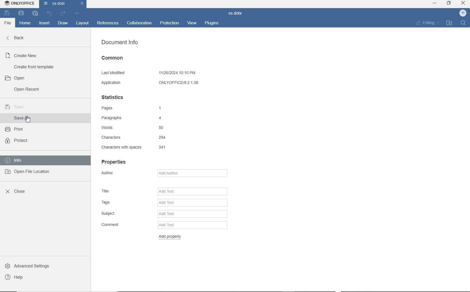 This screenshot has width=470, height=292. I want to click on SAVE, so click(15, 107).